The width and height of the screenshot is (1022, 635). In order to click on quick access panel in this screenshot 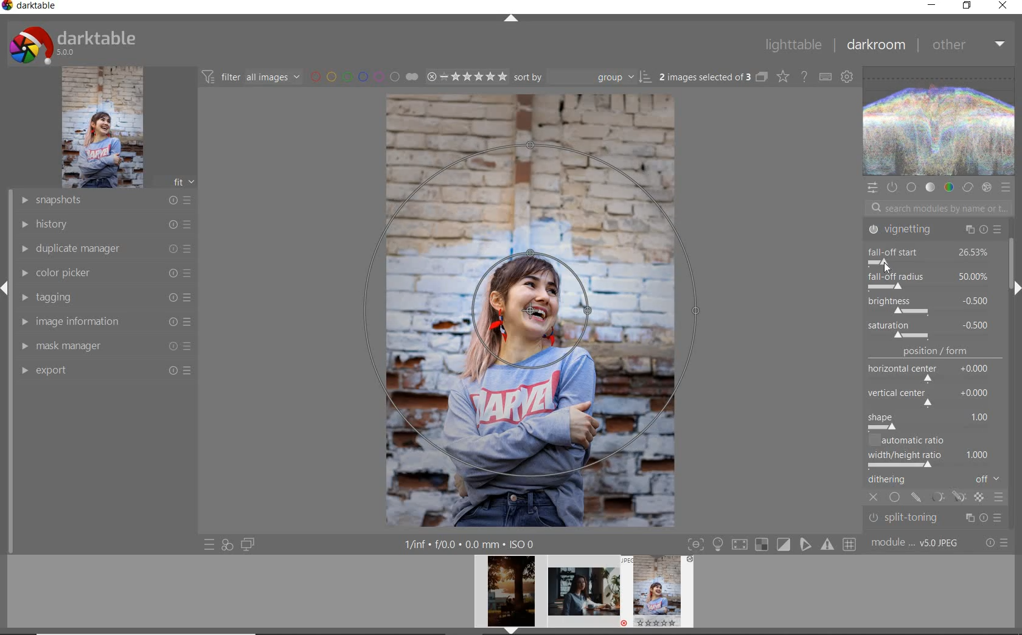, I will do `click(872, 188)`.